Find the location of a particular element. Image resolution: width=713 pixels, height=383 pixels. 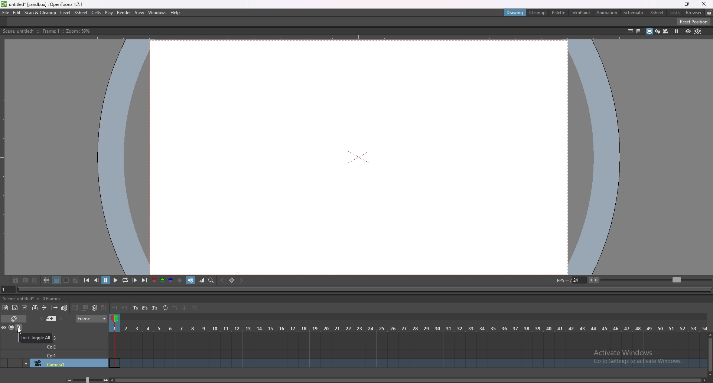

zoom is located at coordinates (85, 380).